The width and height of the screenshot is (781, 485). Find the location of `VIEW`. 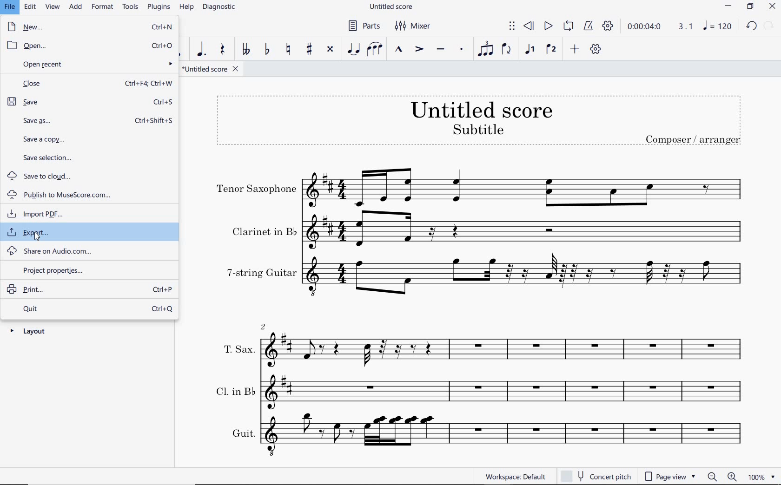

VIEW is located at coordinates (53, 6).